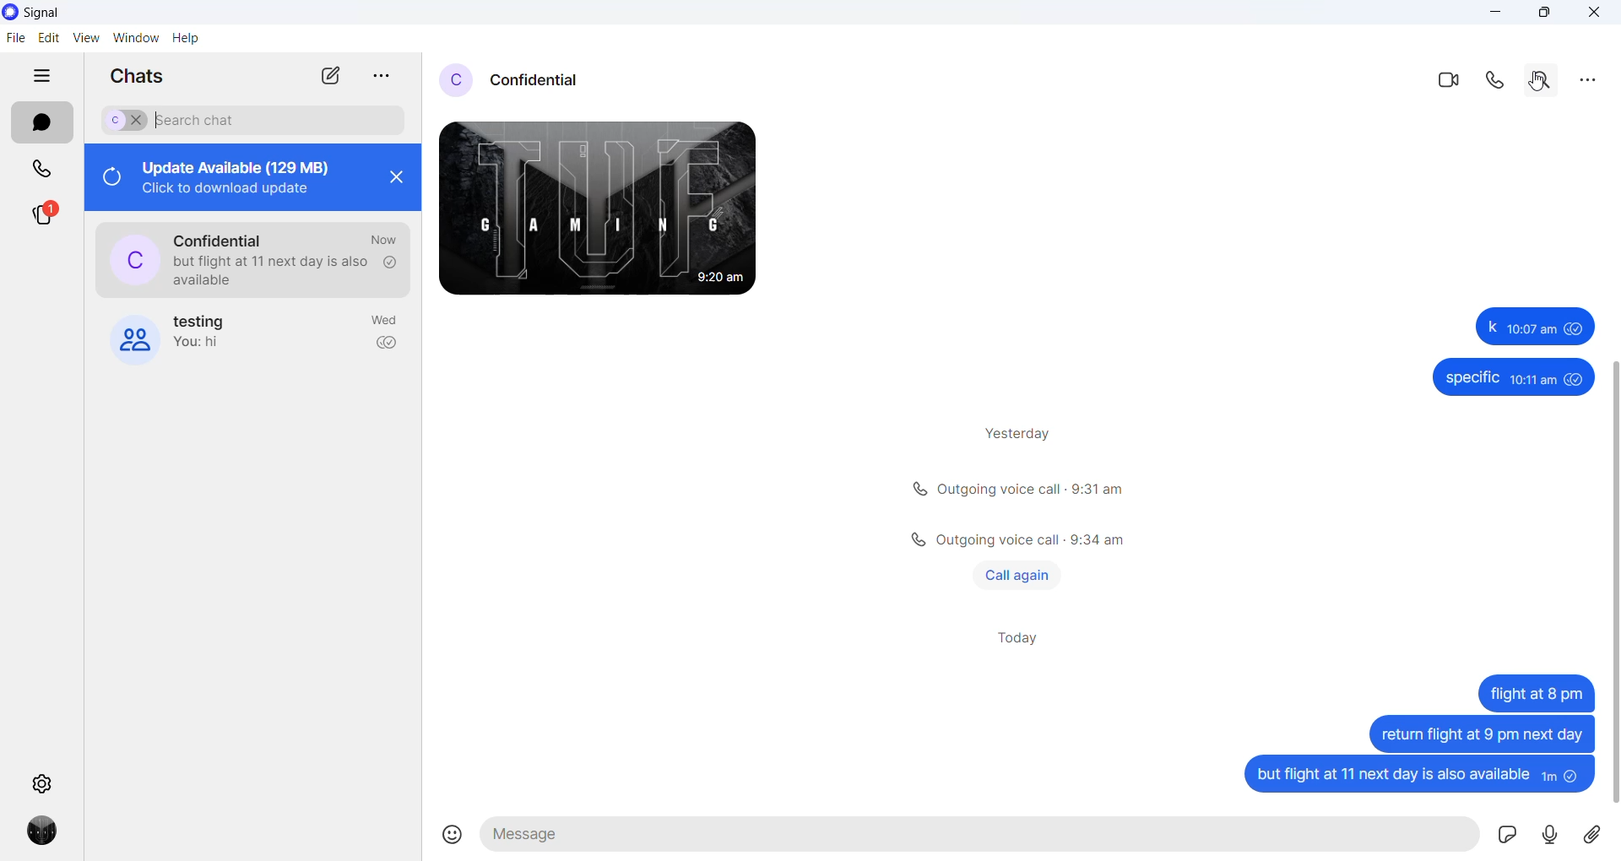 The width and height of the screenshot is (1621, 861). I want to click on read recipient, so click(389, 263).